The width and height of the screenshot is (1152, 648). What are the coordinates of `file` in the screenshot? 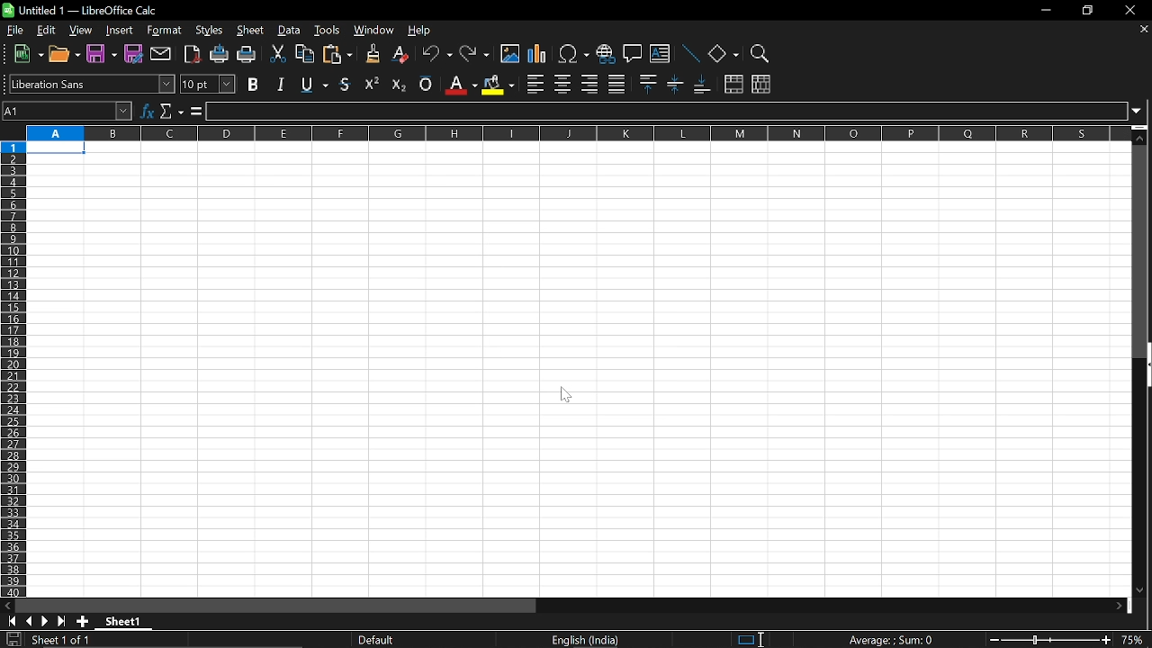 It's located at (16, 31).